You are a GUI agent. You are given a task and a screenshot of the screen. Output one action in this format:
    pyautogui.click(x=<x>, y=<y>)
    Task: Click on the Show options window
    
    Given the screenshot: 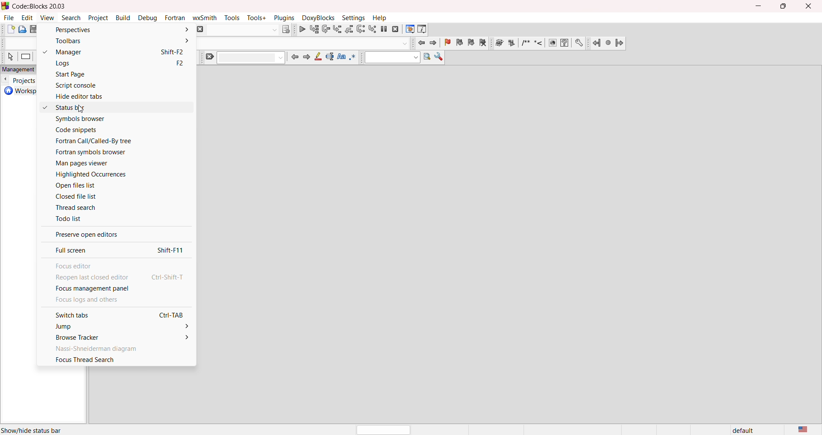 What is the action you would take?
    pyautogui.click(x=439, y=59)
    